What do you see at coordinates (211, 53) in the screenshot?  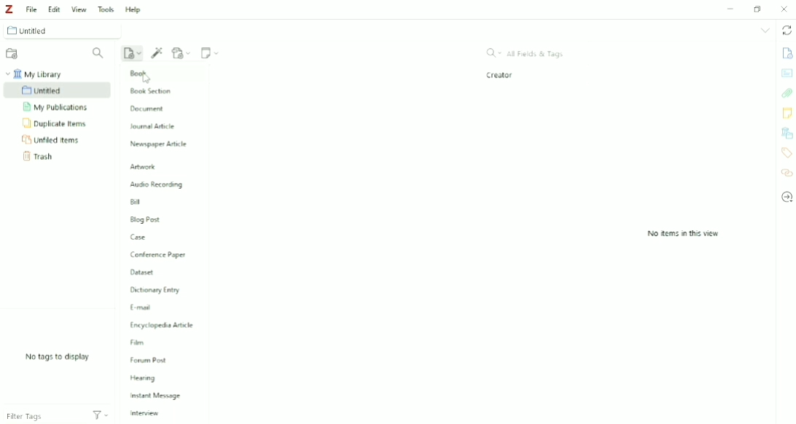 I see `New Note` at bounding box center [211, 53].